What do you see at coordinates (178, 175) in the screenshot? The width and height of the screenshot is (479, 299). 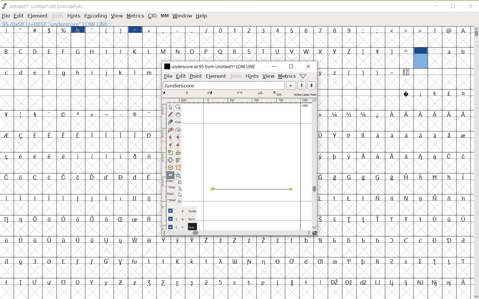 I see `polygon or star` at bounding box center [178, 175].